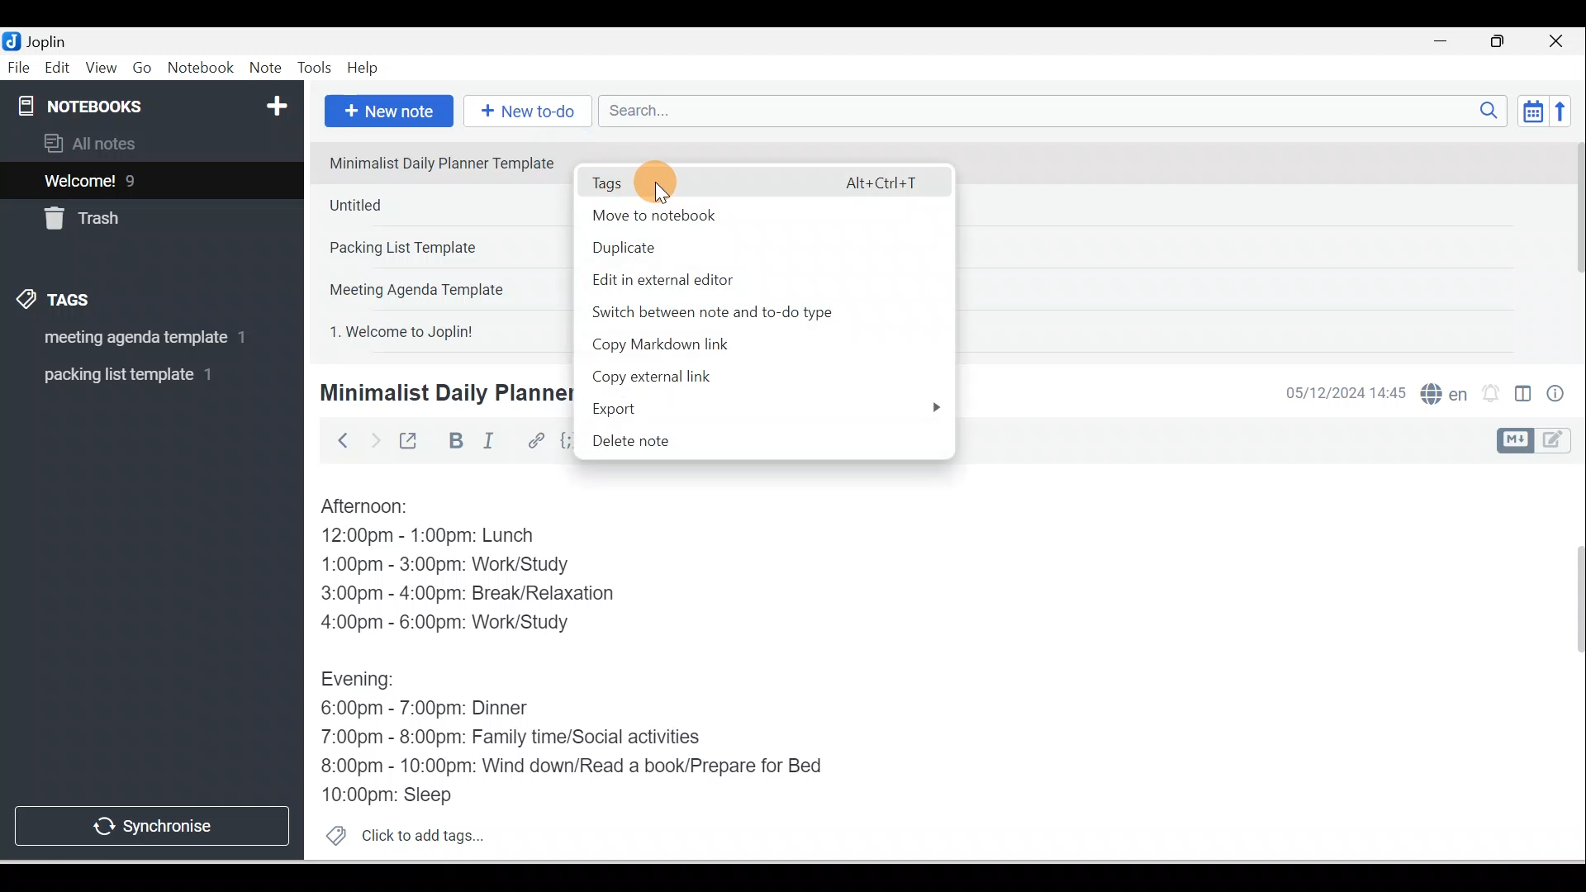 The width and height of the screenshot is (1586, 892). I want to click on 10:00pm: Sleep, so click(396, 794).